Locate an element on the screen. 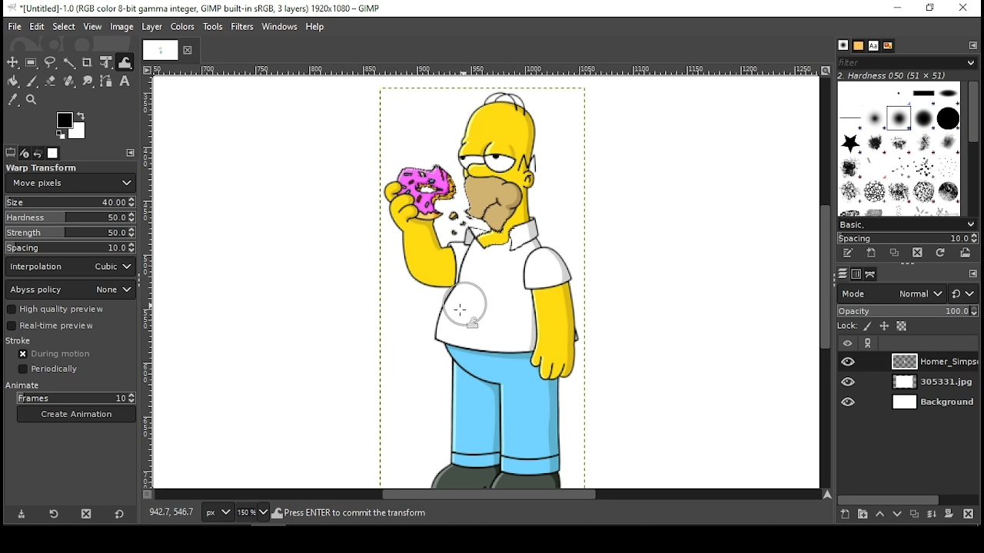 This screenshot has height=553, width=984. layer 2 is located at coordinates (934, 382).